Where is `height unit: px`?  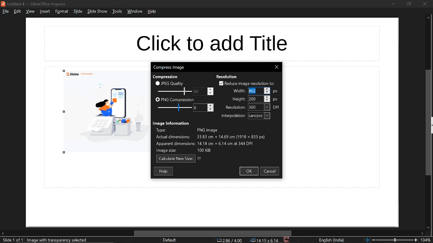 height unit: px is located at coordinates (276, 100).